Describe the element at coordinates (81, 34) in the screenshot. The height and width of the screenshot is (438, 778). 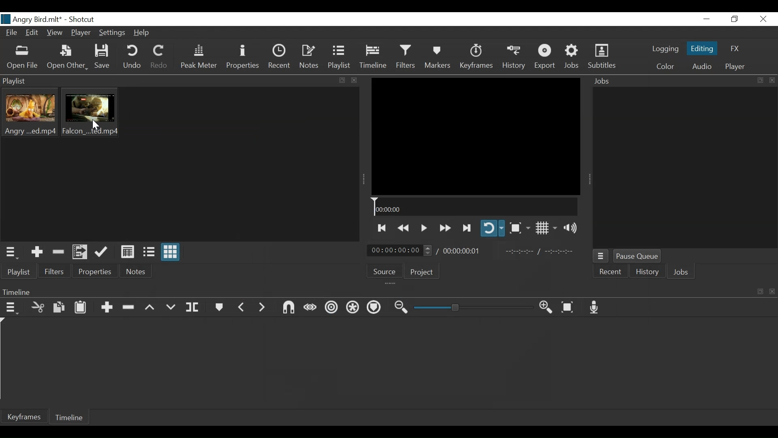
I see `Player` at that location.